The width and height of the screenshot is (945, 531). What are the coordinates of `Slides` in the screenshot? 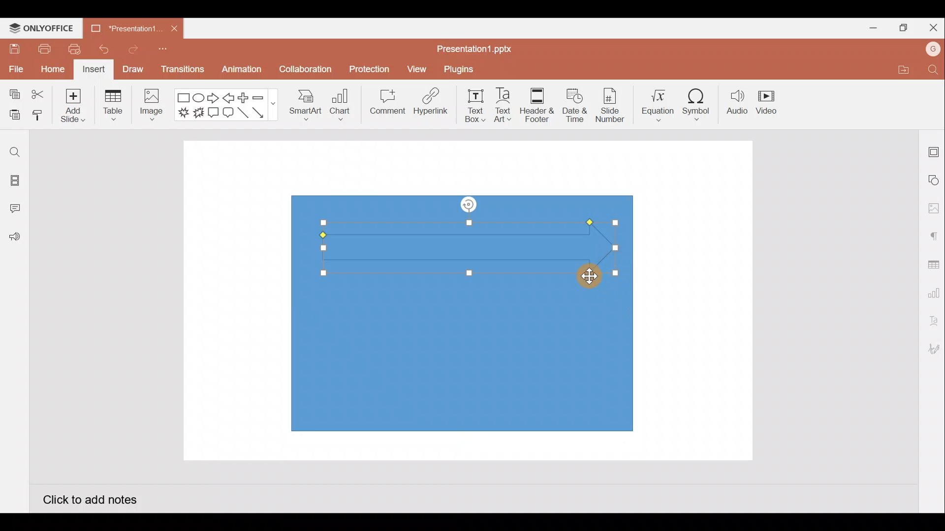 It's located at (14, 182).